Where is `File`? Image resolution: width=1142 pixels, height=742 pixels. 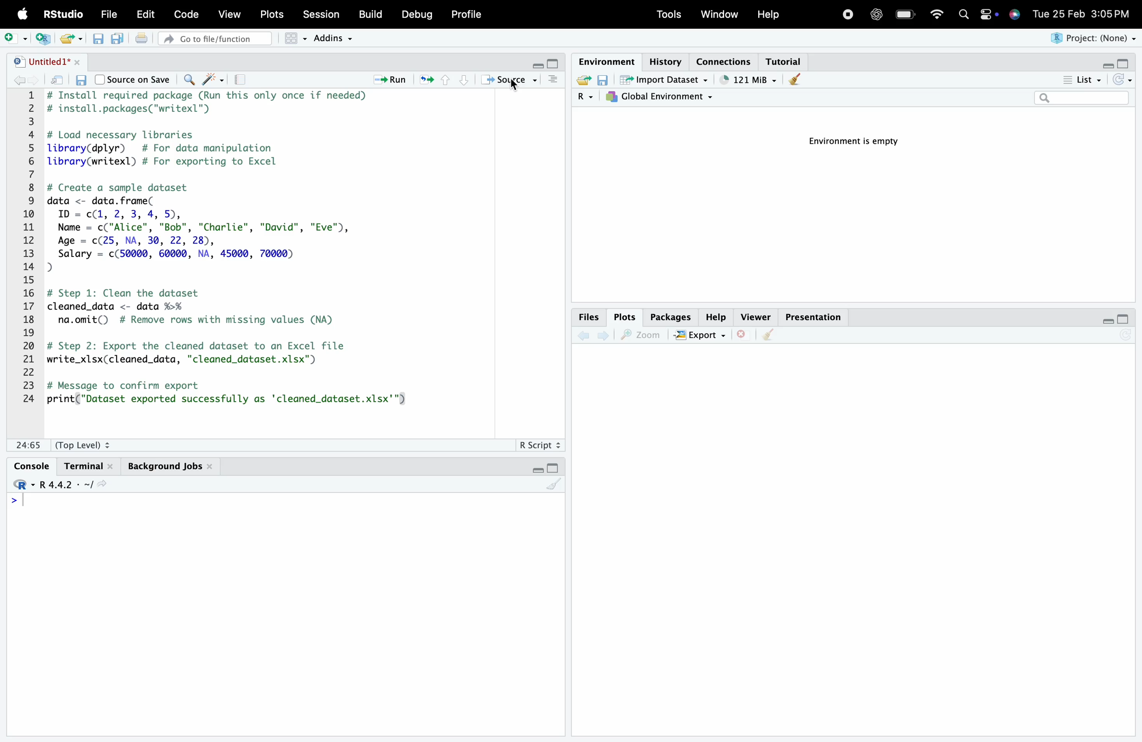
File is located at coordinates (111, 15).